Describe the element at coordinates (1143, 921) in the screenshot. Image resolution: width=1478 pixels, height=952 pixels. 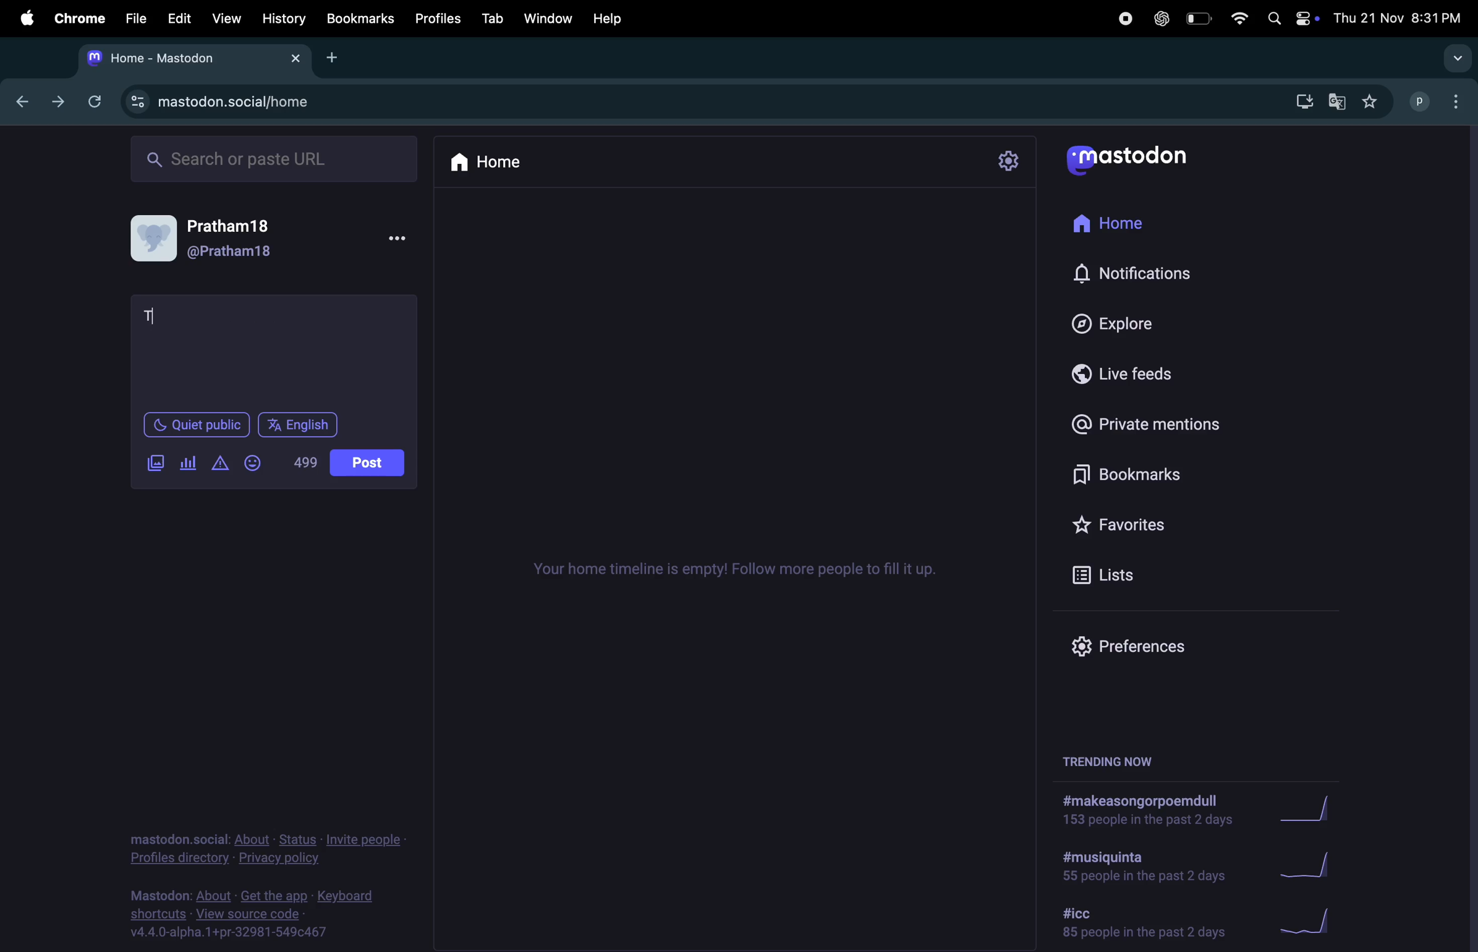
I see `hashtag` at that location.